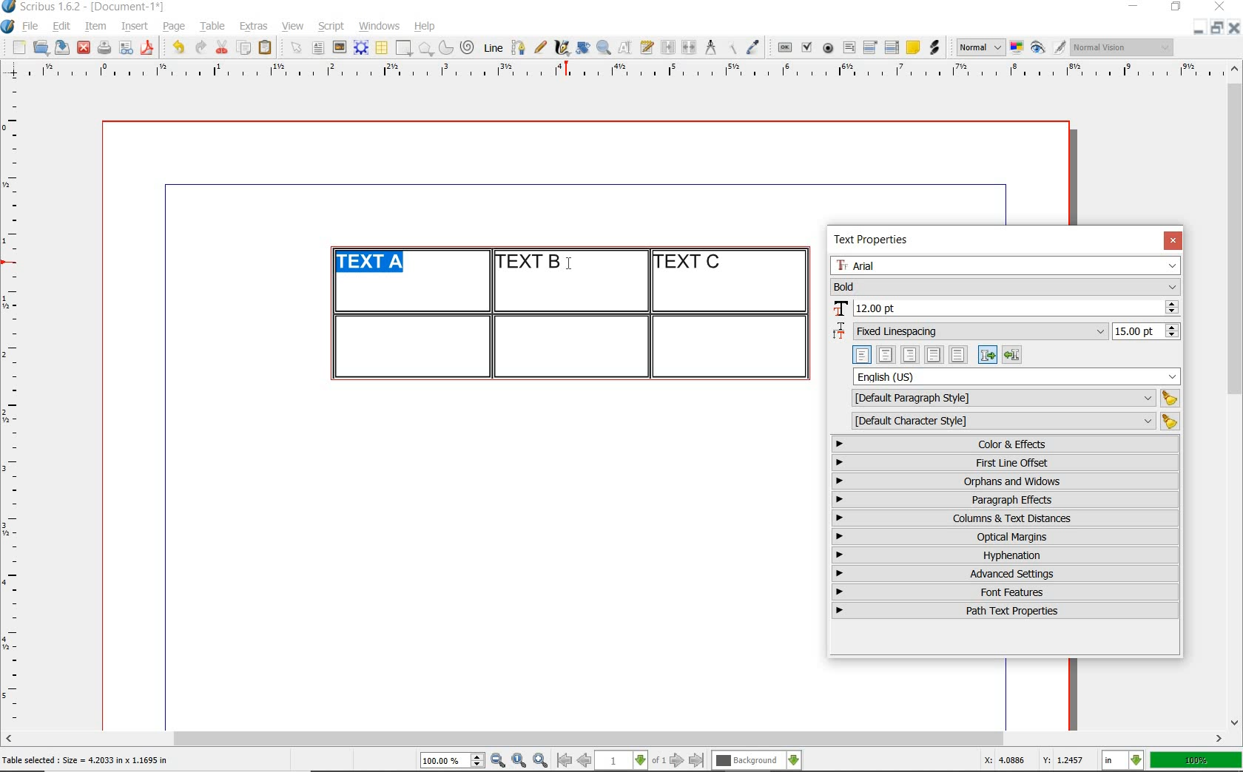 The width and height of the screenshot is (1243, 772). Describe the element at coordinates (317, 49) in the screenshot. I see `text frame` at that location.